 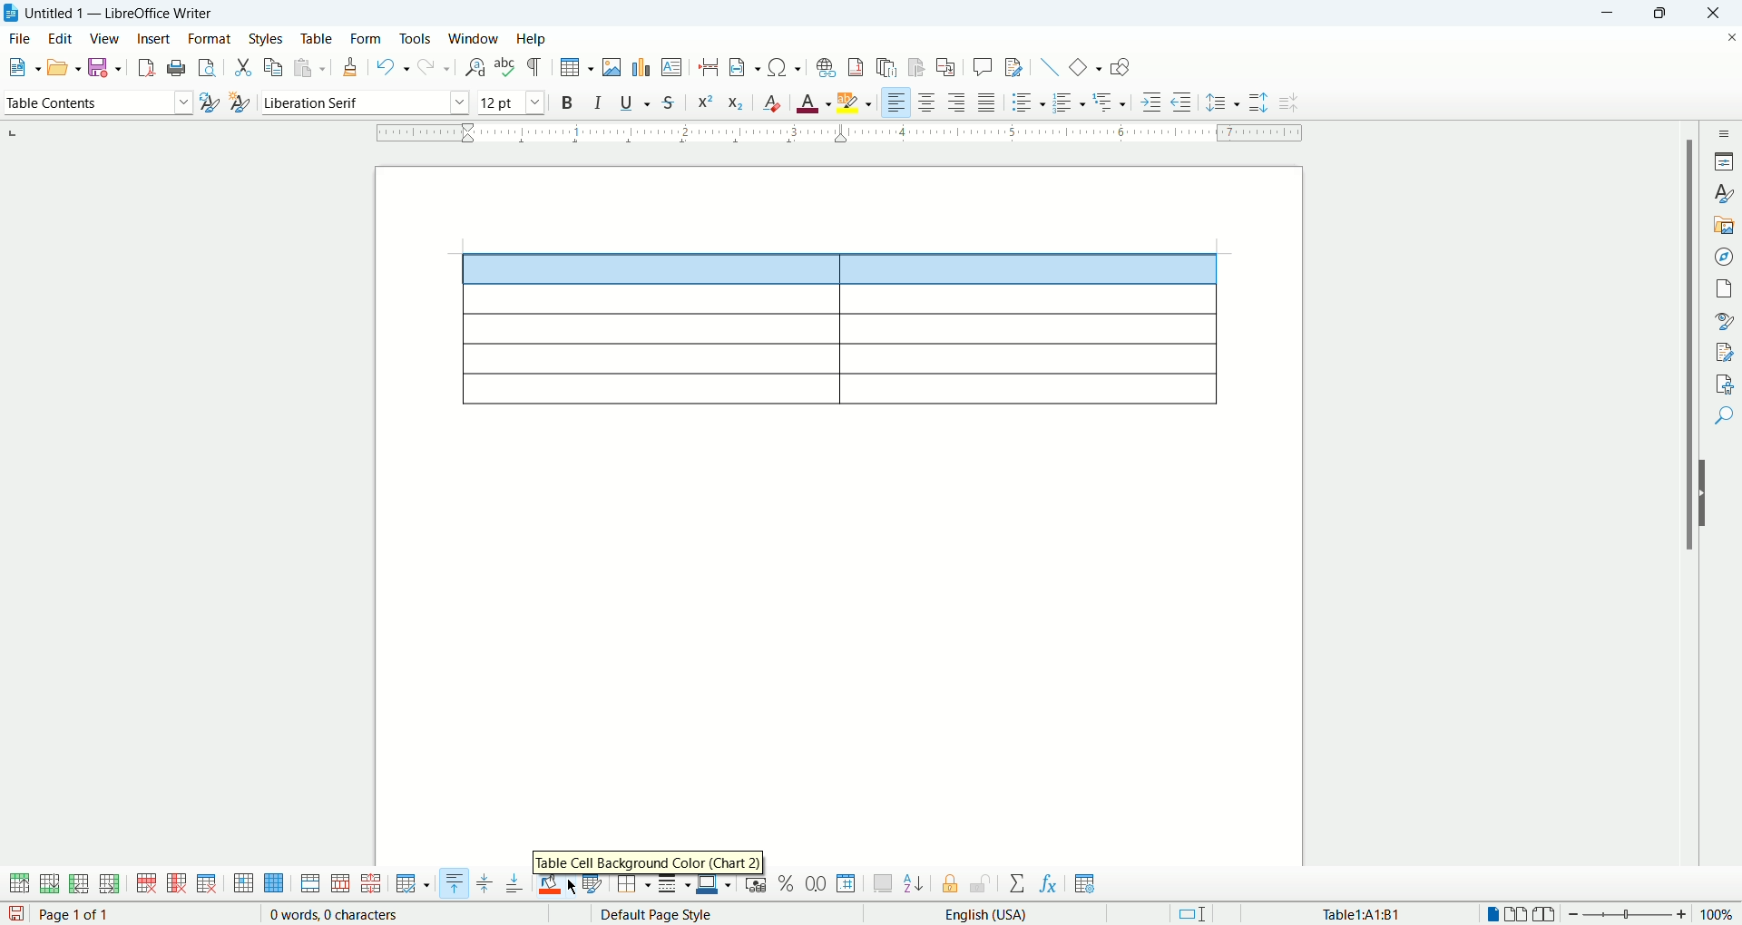 What do you see at coordinates (417, 38) in the screenshot?
I see `tools` at bounding box center [417, 38].